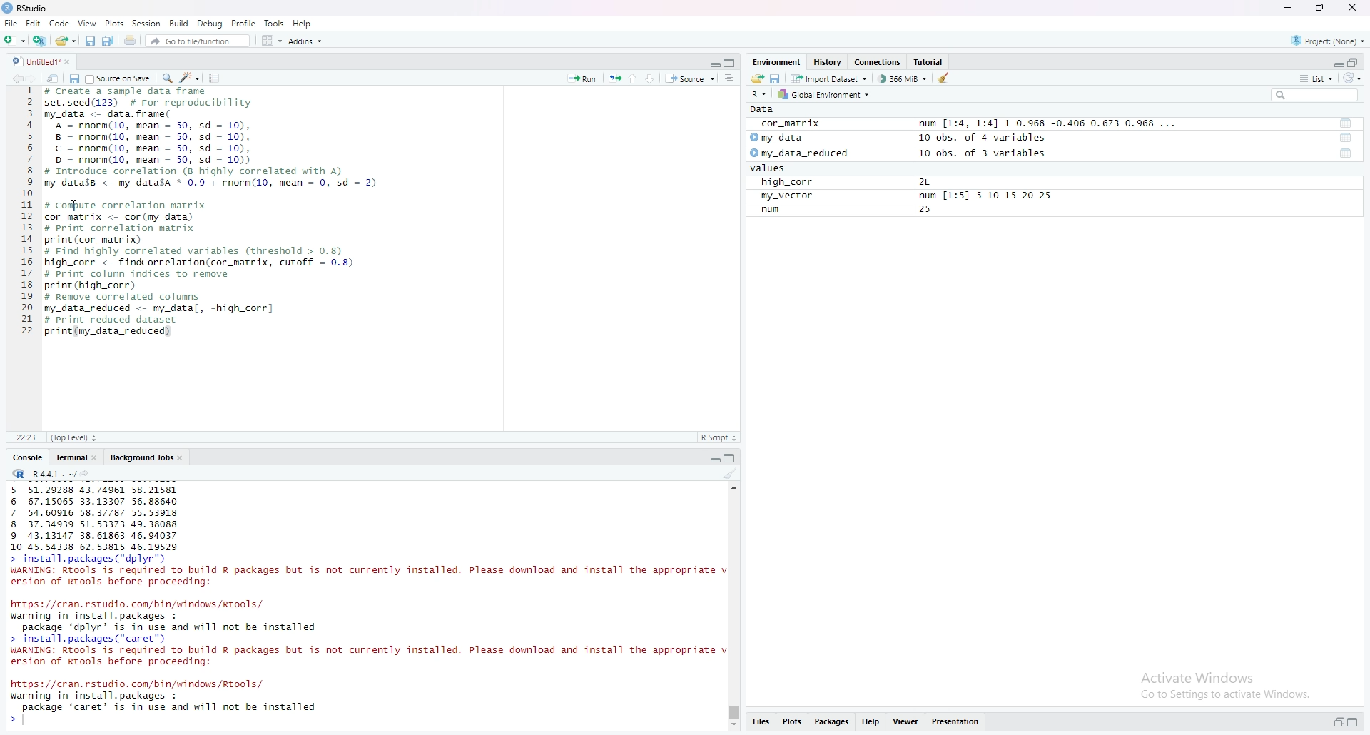 The width and height of the screenshot is (1370, 735). Describe the element at coordinates (1346, 138) in the screenshot. I see `tool` at that location.